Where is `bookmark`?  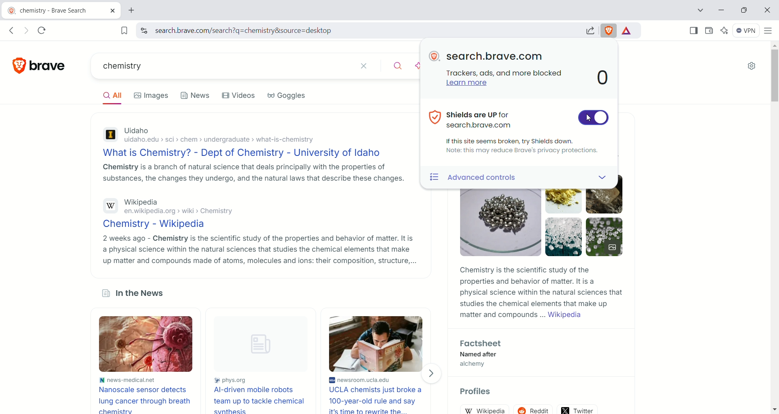 bookmark is located at coordinates (122, 30).